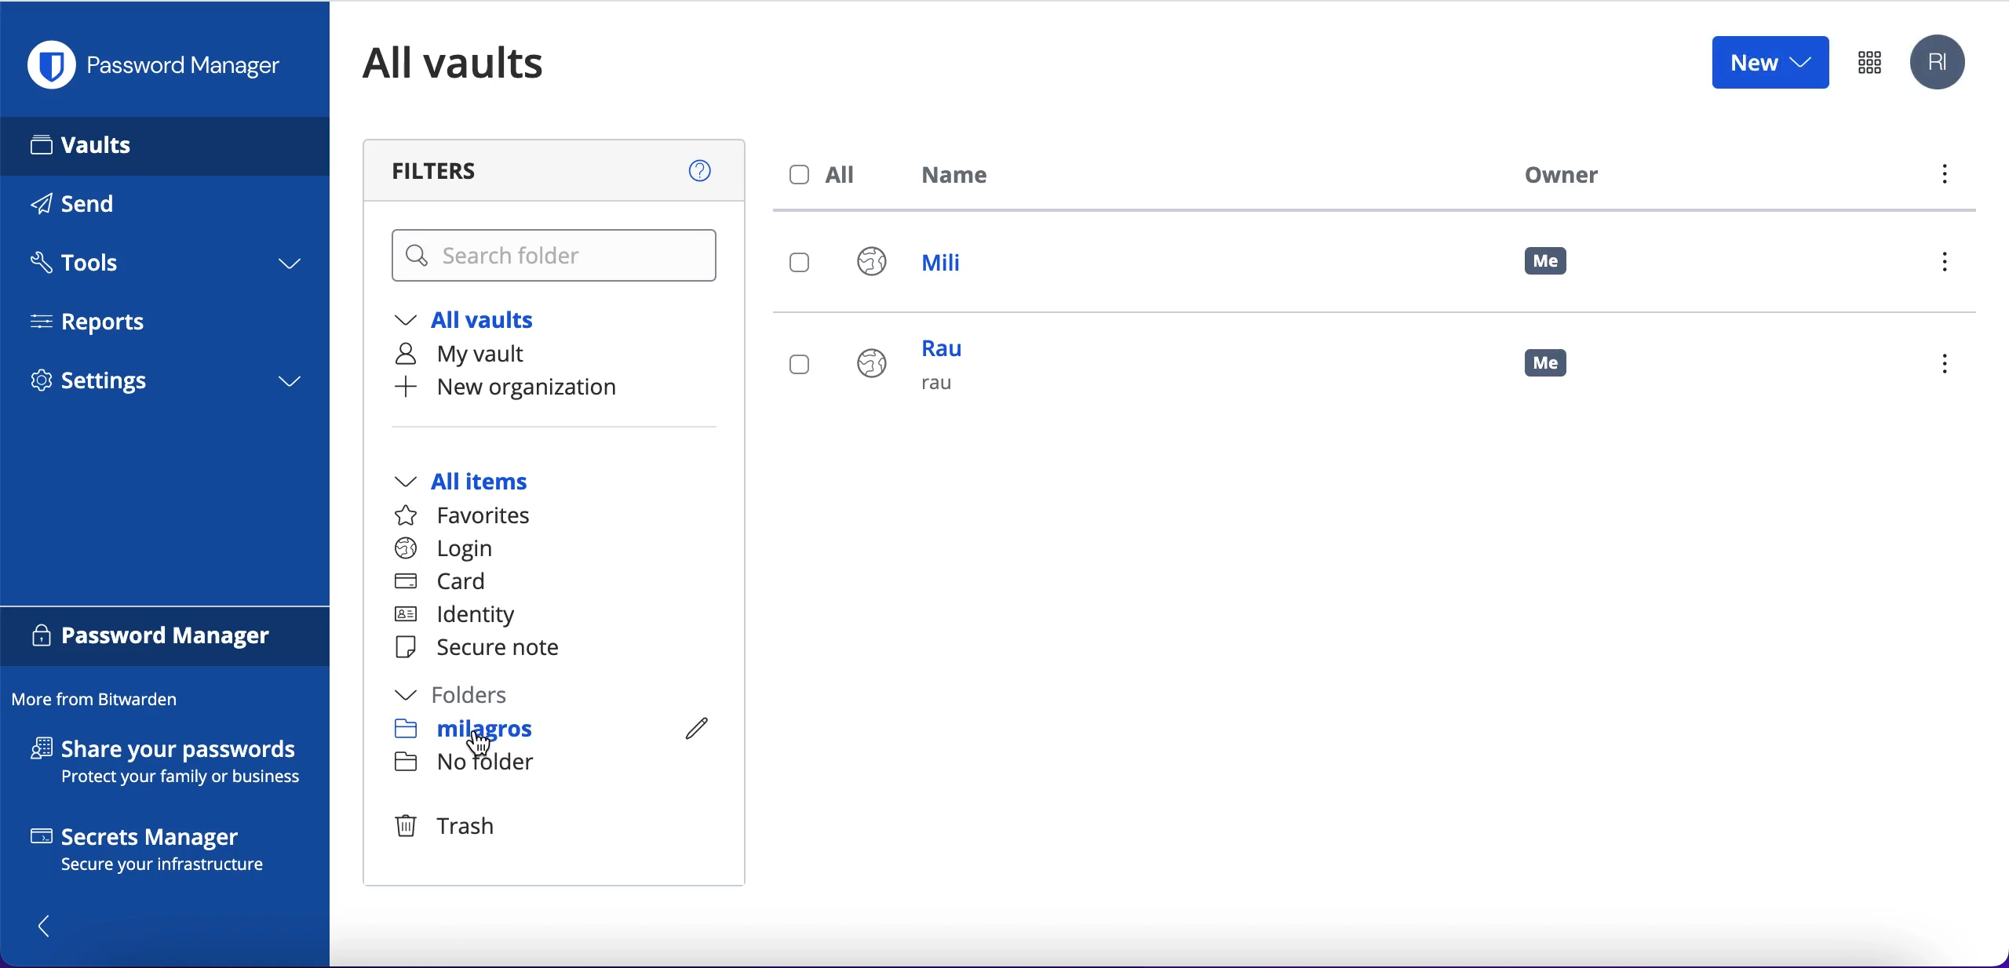 The image size is (2009, 968). I want to click on me, so click(1548, 262).